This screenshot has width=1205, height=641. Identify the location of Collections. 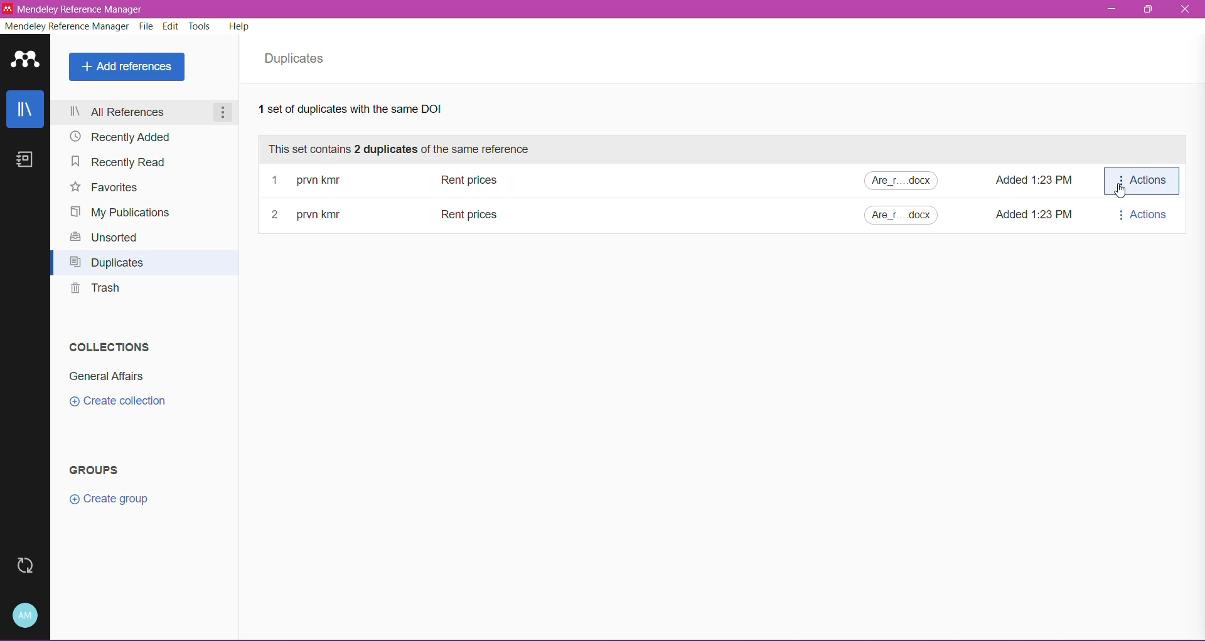
(107, 345).